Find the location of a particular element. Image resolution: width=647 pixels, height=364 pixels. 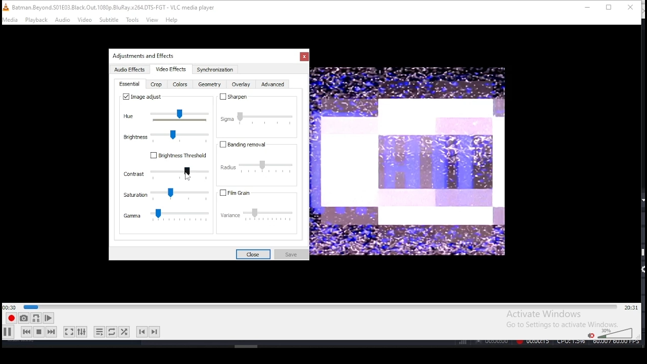

geometry is located at coordinates (209, 86).